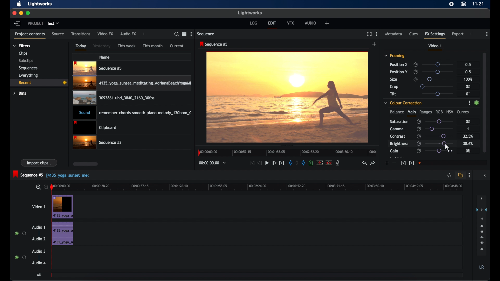  What do you see at coordinates (438, 111) in the screenshot?
I see `rgb` at bounding box center [438, 111].